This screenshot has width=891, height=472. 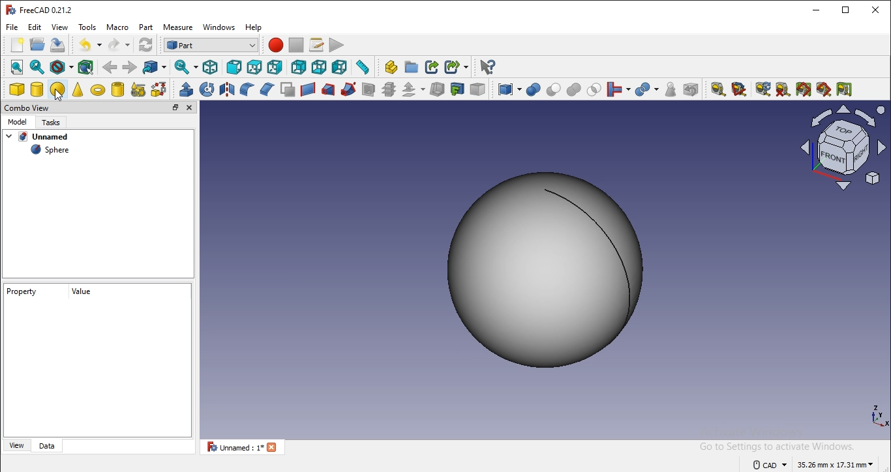 What do you see at coordinates (209, 66) in the screenshot?
I see `isometric view` at bounding box center [209, 66].